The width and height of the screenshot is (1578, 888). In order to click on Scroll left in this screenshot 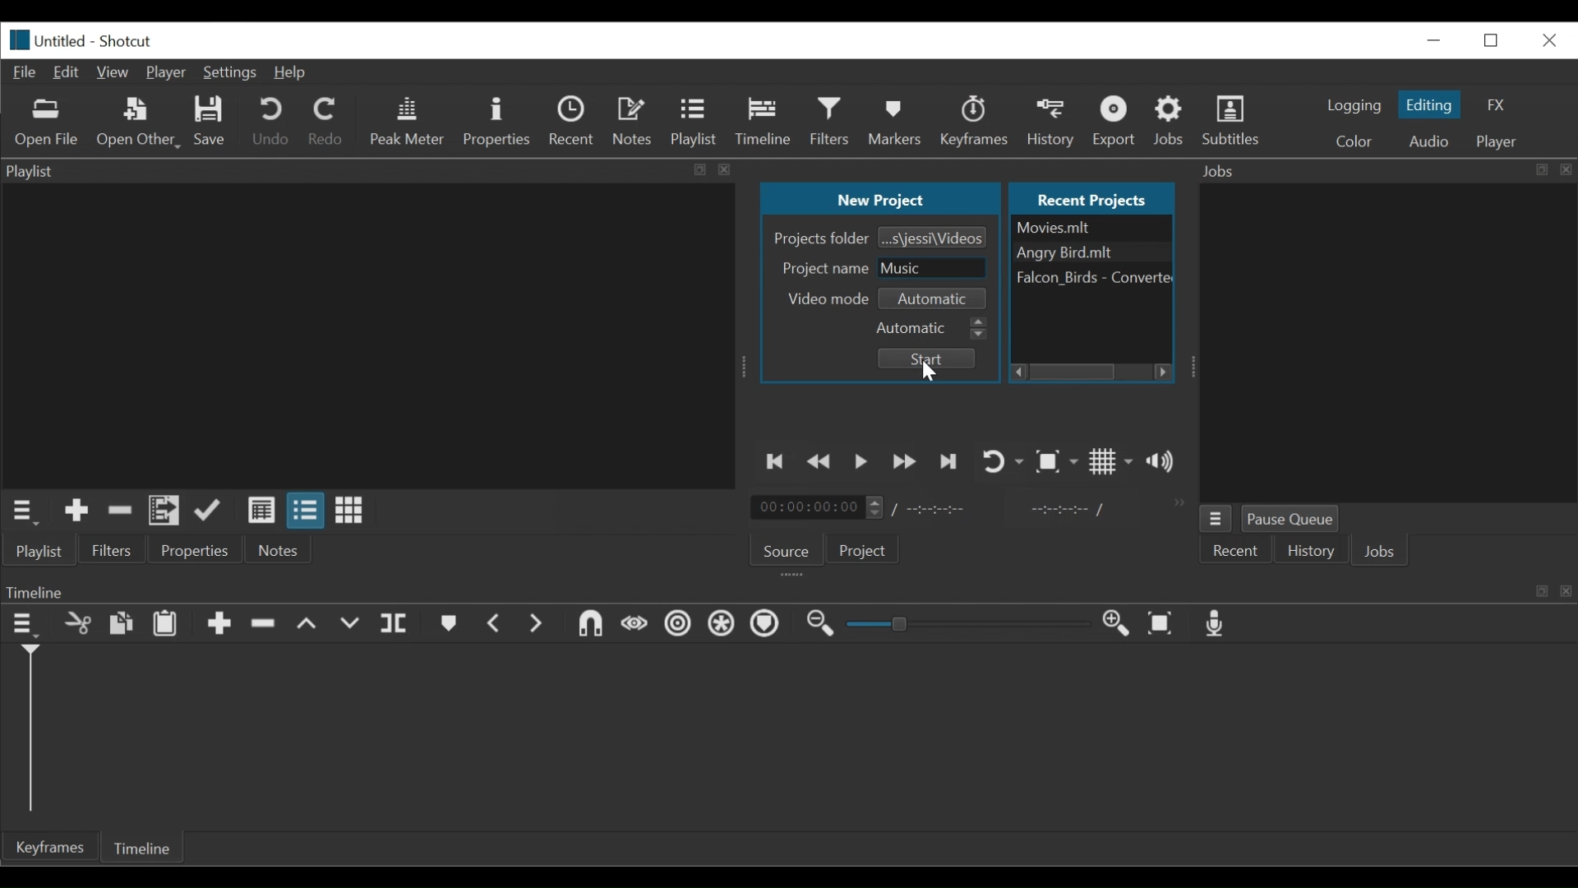, I will do `click(1017, 372)`.